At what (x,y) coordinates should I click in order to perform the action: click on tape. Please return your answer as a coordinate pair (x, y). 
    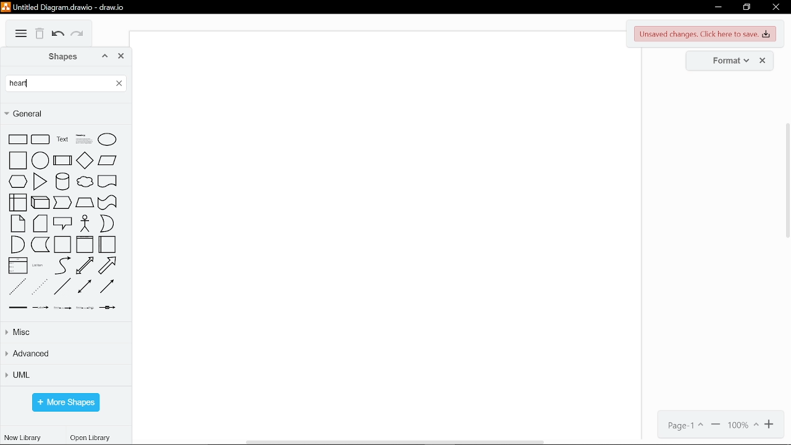
    Looking at the image, I should click on (108, 203).